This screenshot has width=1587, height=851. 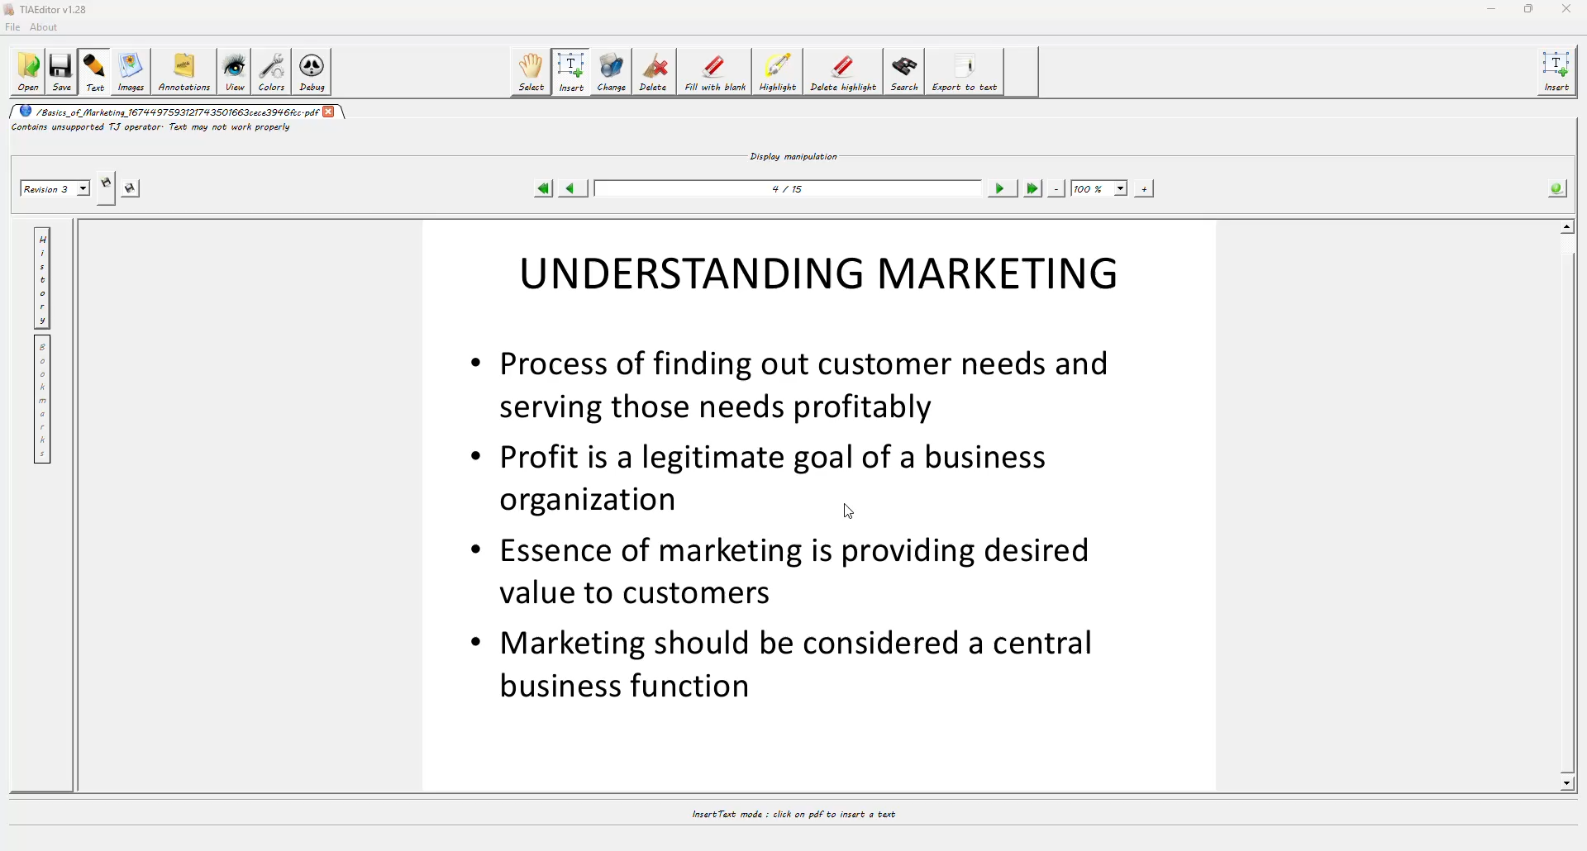 I want to click on bookmarks, so click(x=45, y=400).